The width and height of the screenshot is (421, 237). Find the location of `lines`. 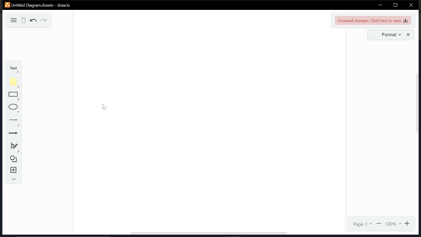

lines is located at coordinates (14, 122).